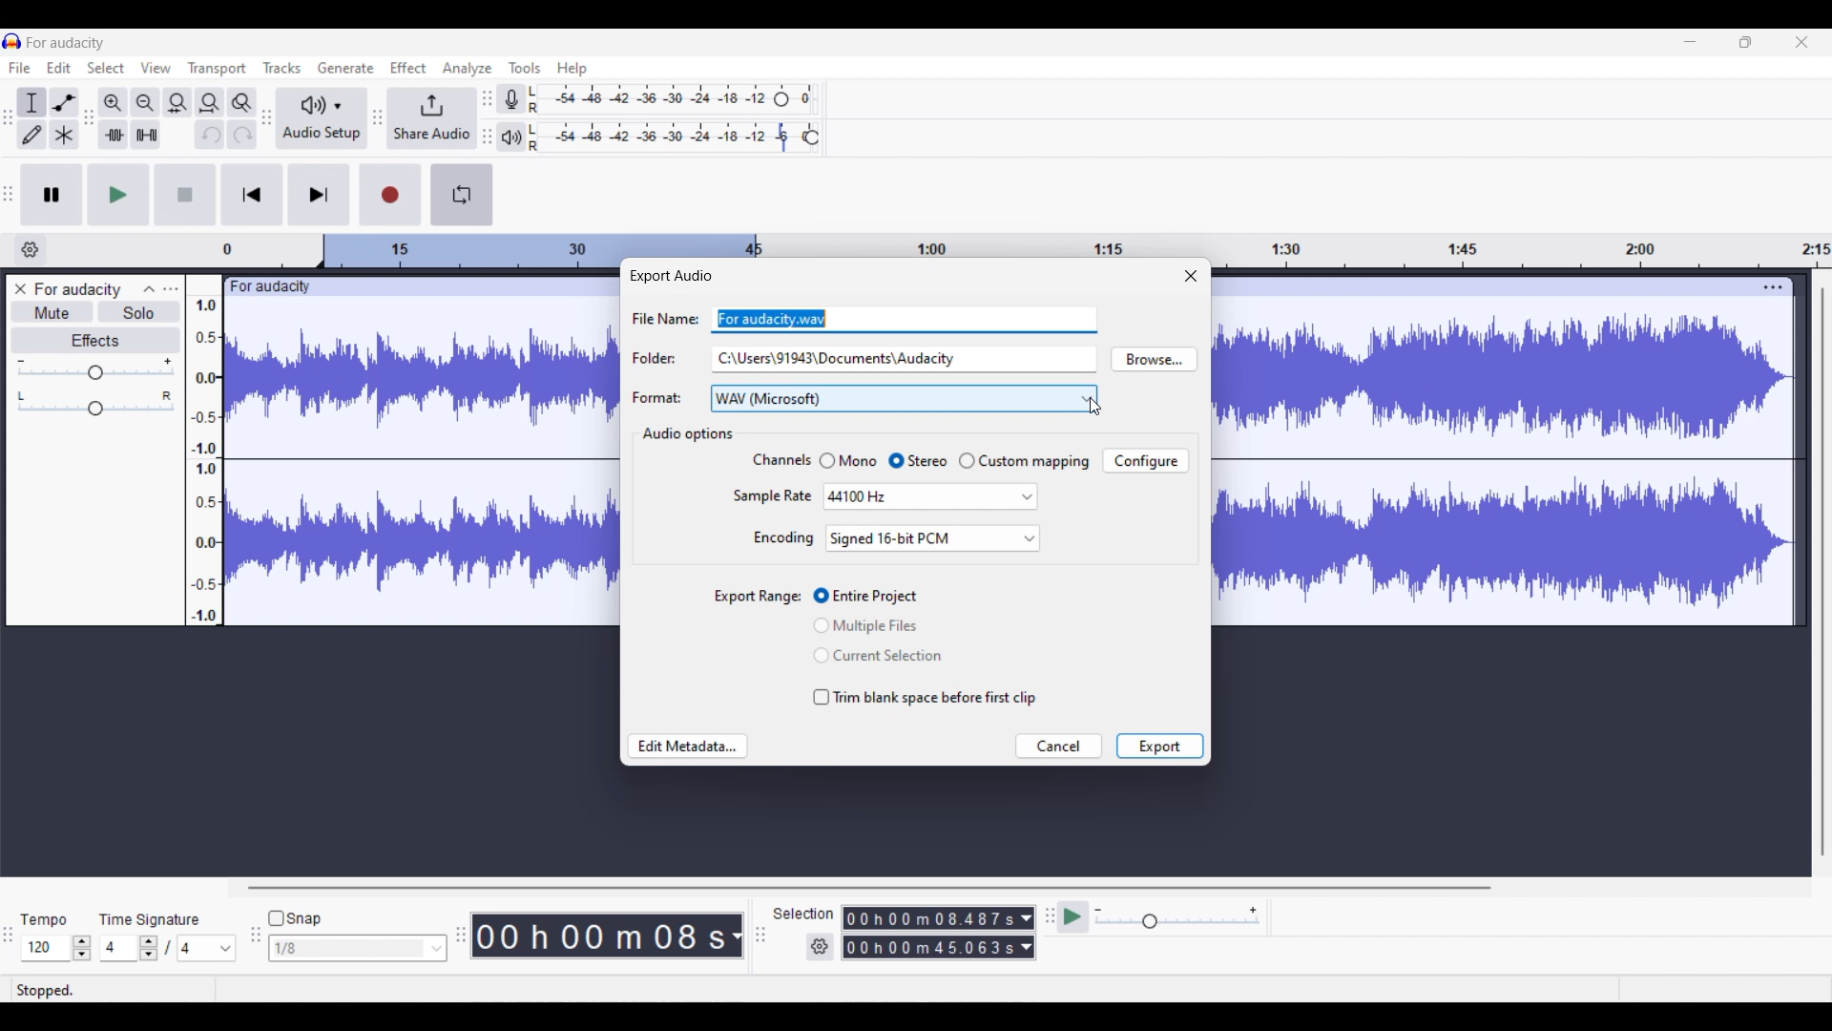  I want to click on Text box for Folders, so click(903, 358).